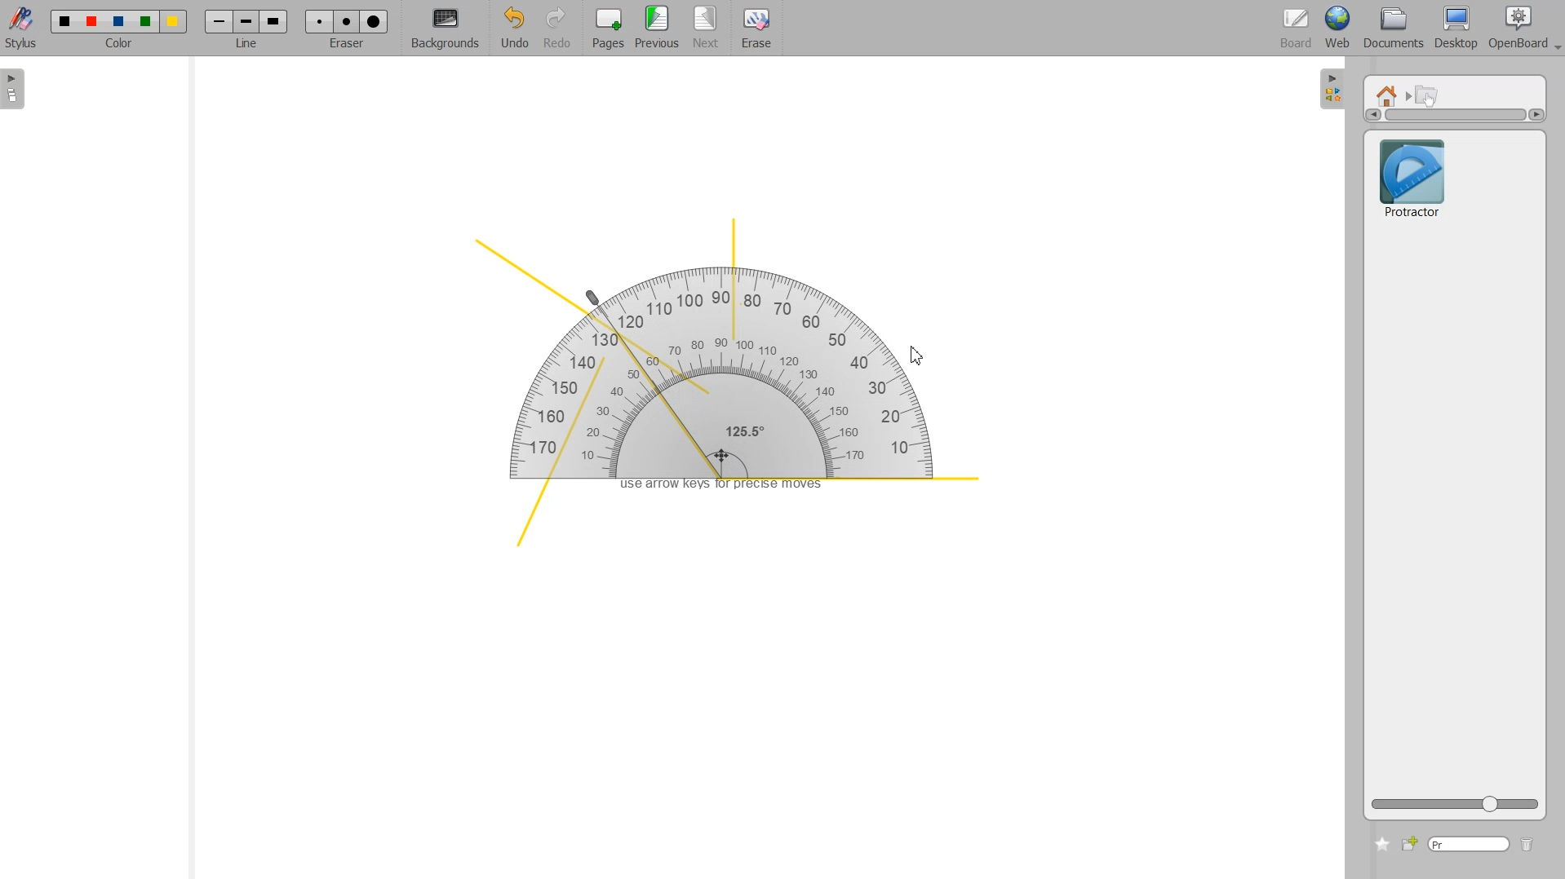 Image resolution: width=1565 pixels, height=879 pixels. I want to click on eraser, so click(344, 48).